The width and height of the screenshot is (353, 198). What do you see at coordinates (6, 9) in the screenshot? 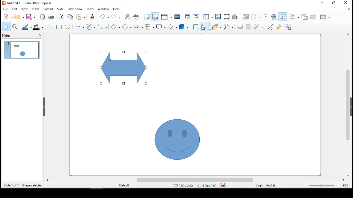
I see `file` at bounding box center [6, 9].